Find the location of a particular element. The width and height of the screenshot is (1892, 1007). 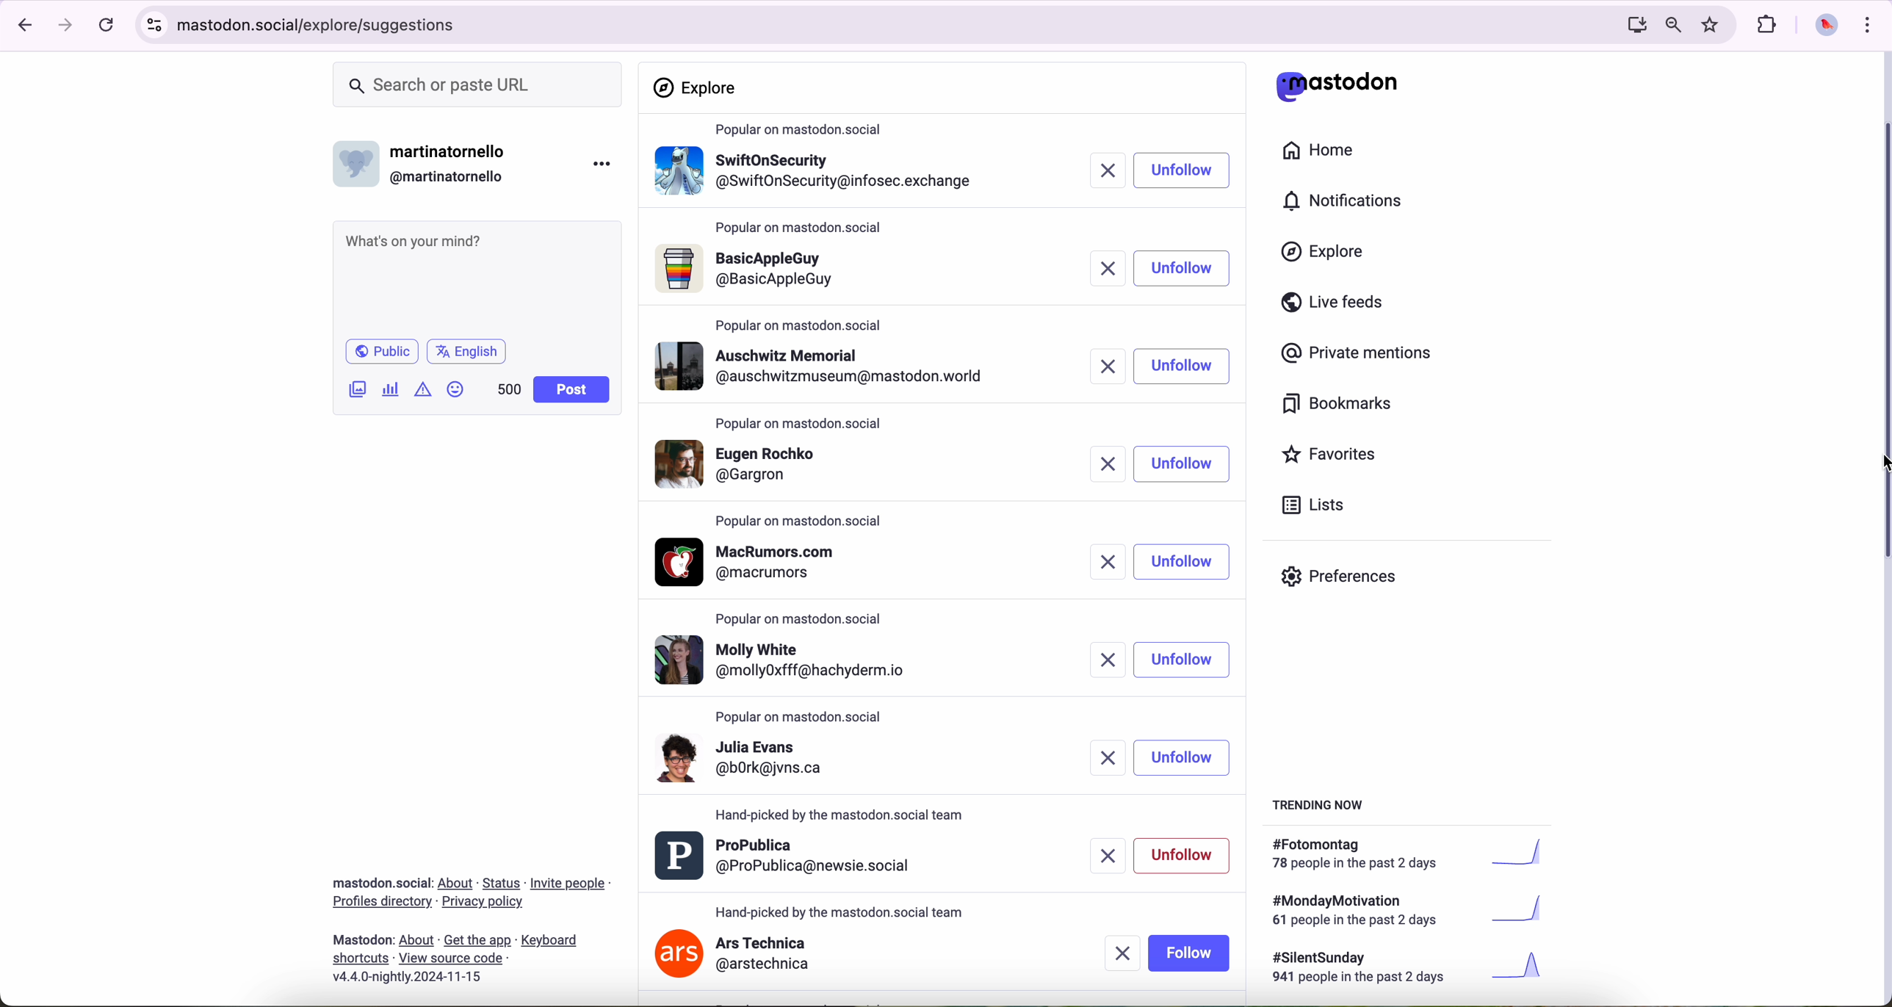

navigate foward is located at coordinates (66, 26).